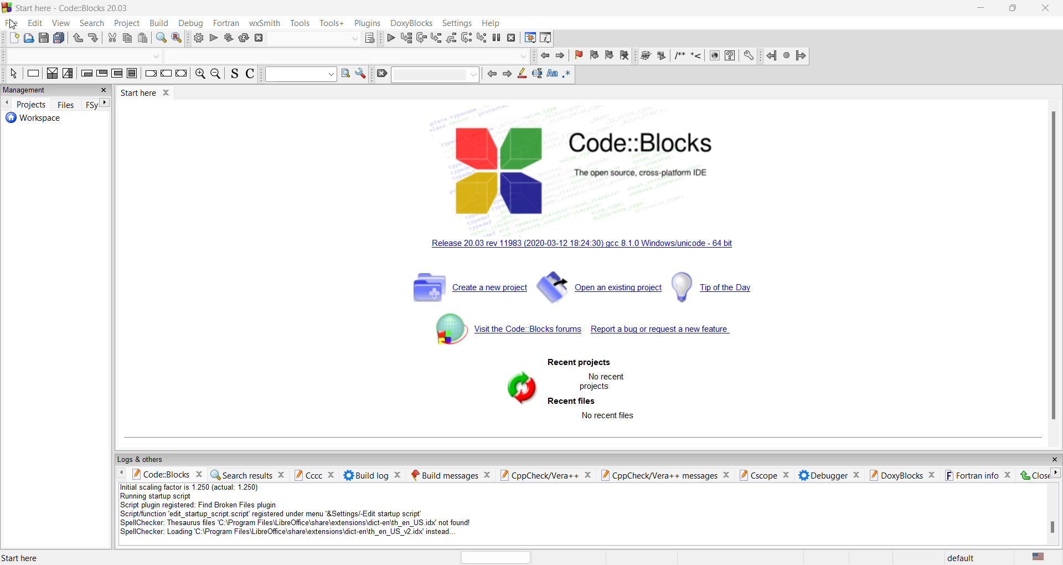  I want to click on no recent files, so click(608, 416).